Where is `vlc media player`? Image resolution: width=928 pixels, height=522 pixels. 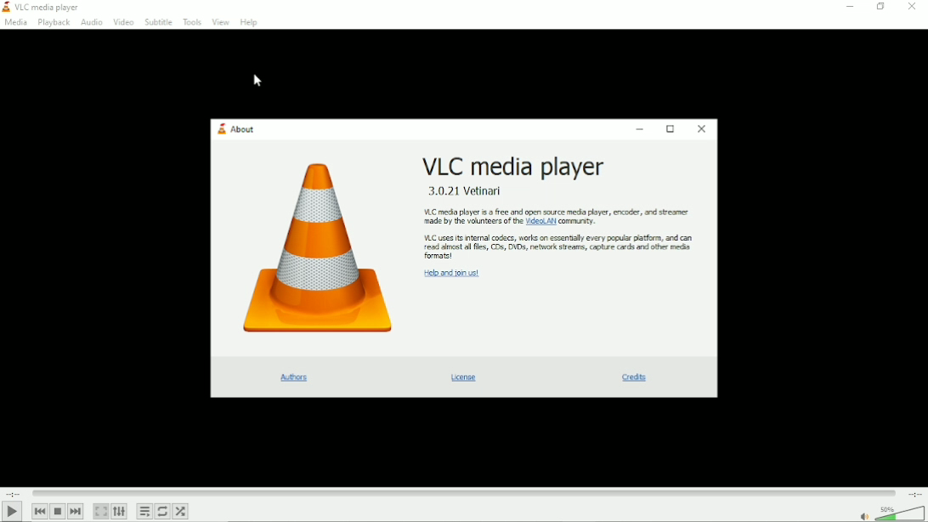
vlc media player is located at coordinates (48, 8).